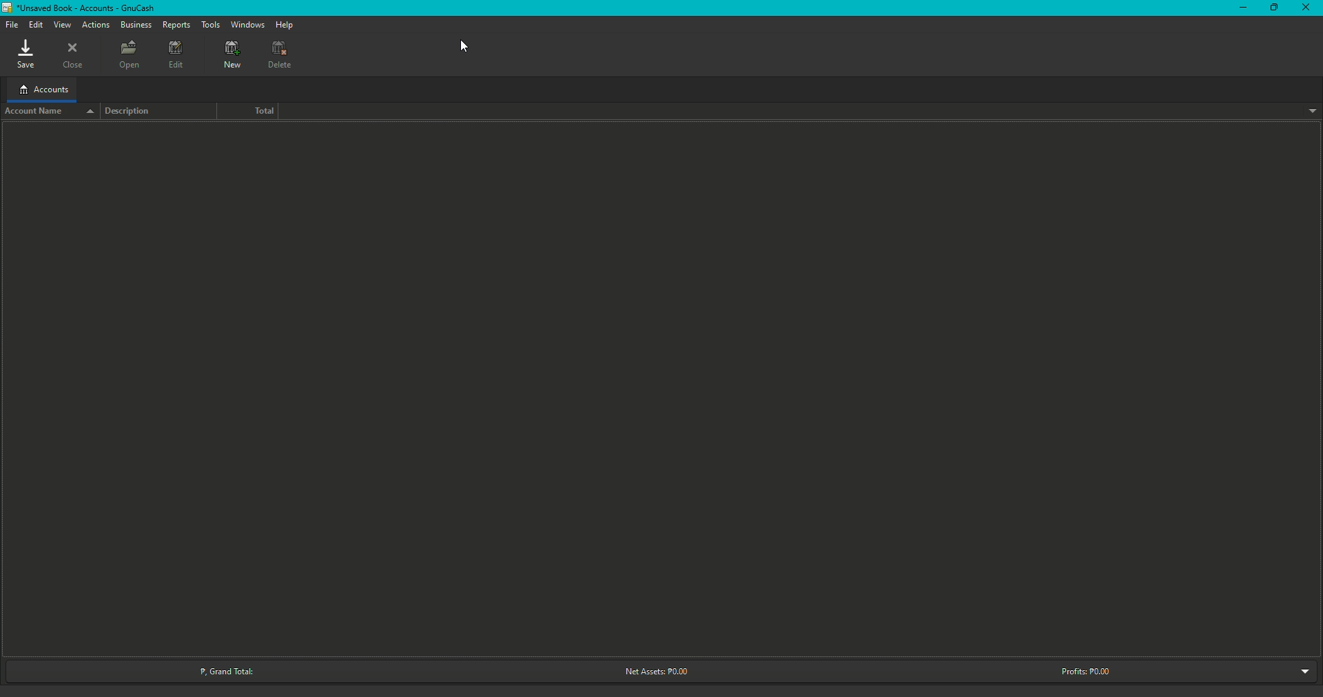 The width and height of the screenshot is (1323, 697). I want to click on Open, so click(132, 54).